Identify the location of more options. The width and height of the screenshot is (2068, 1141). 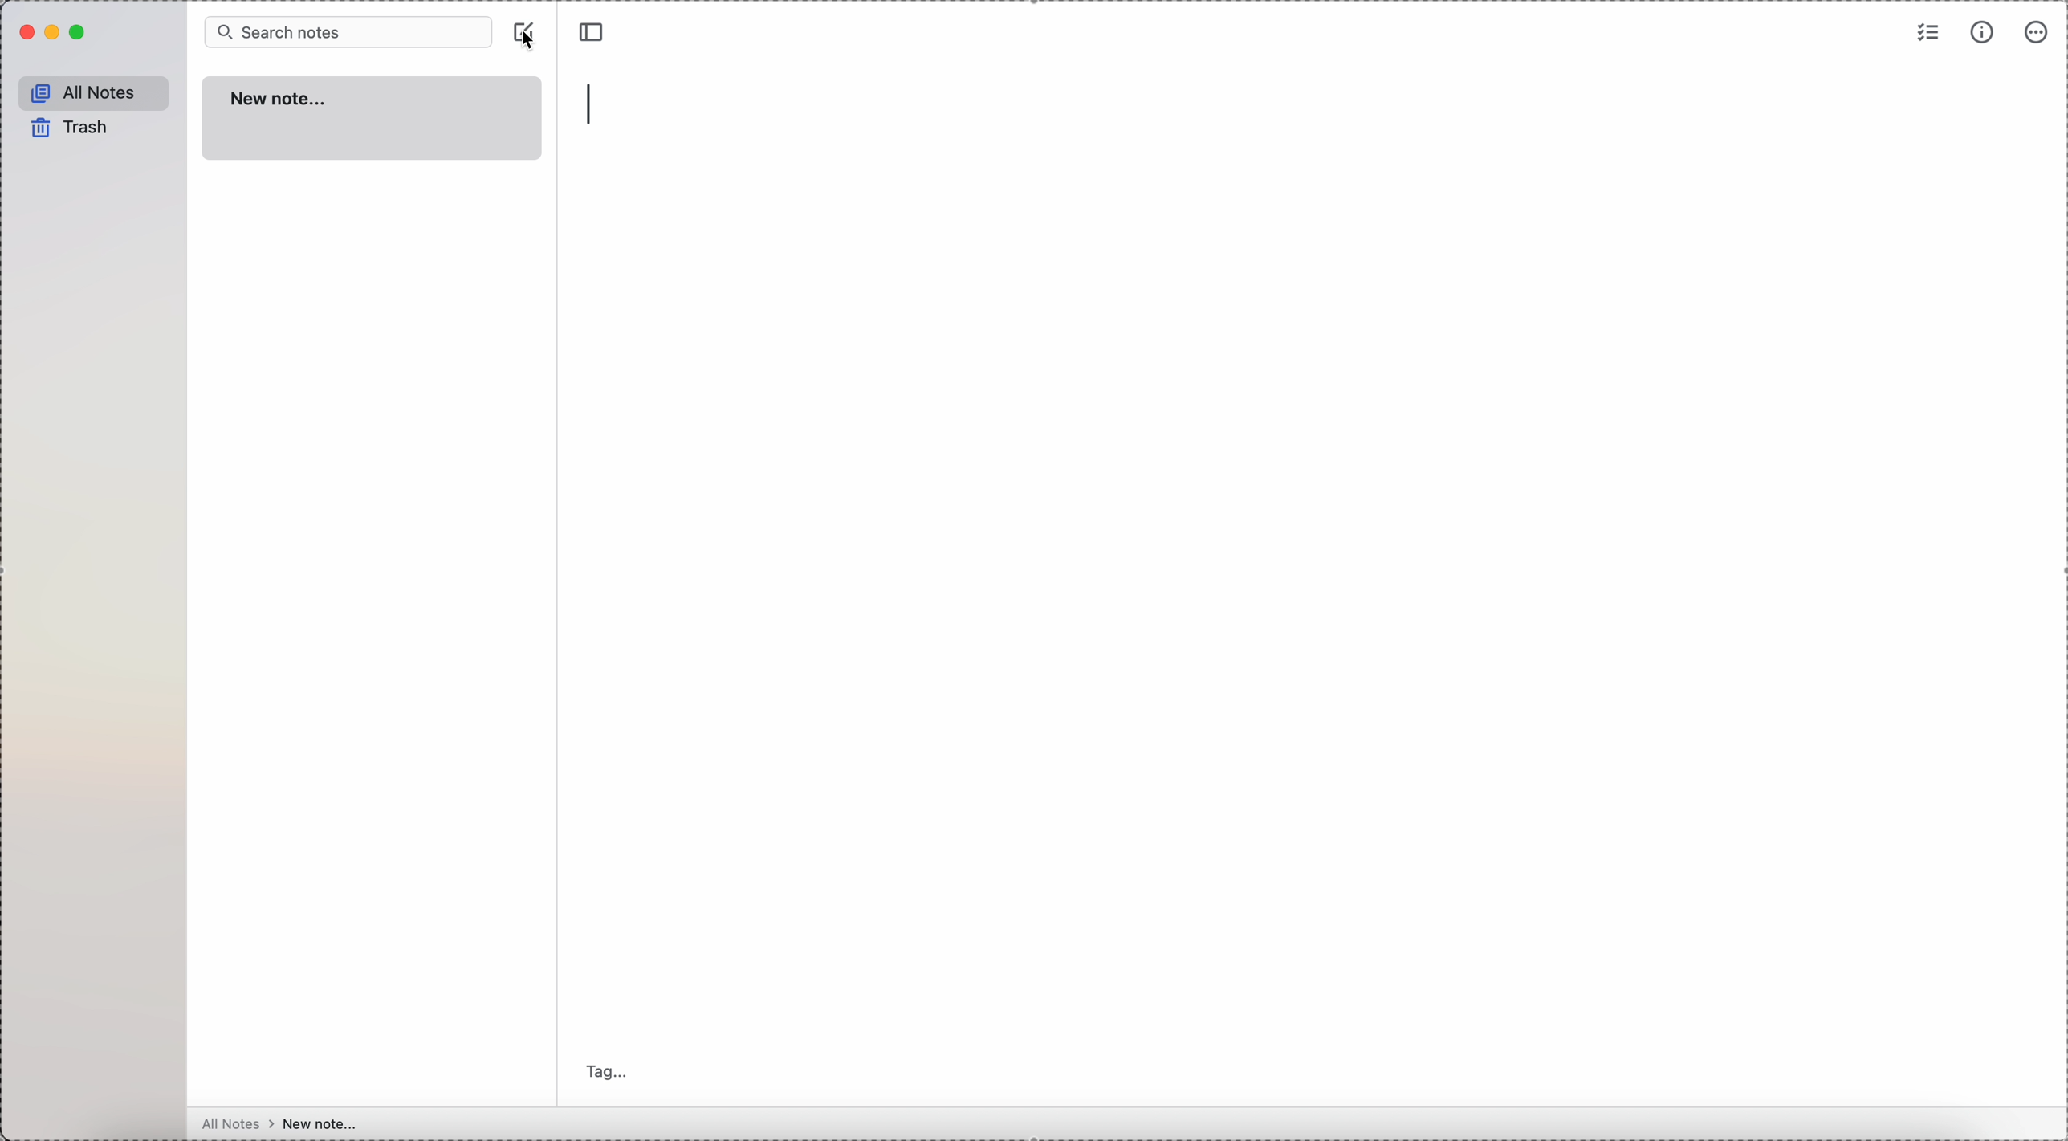
(2038, 31).